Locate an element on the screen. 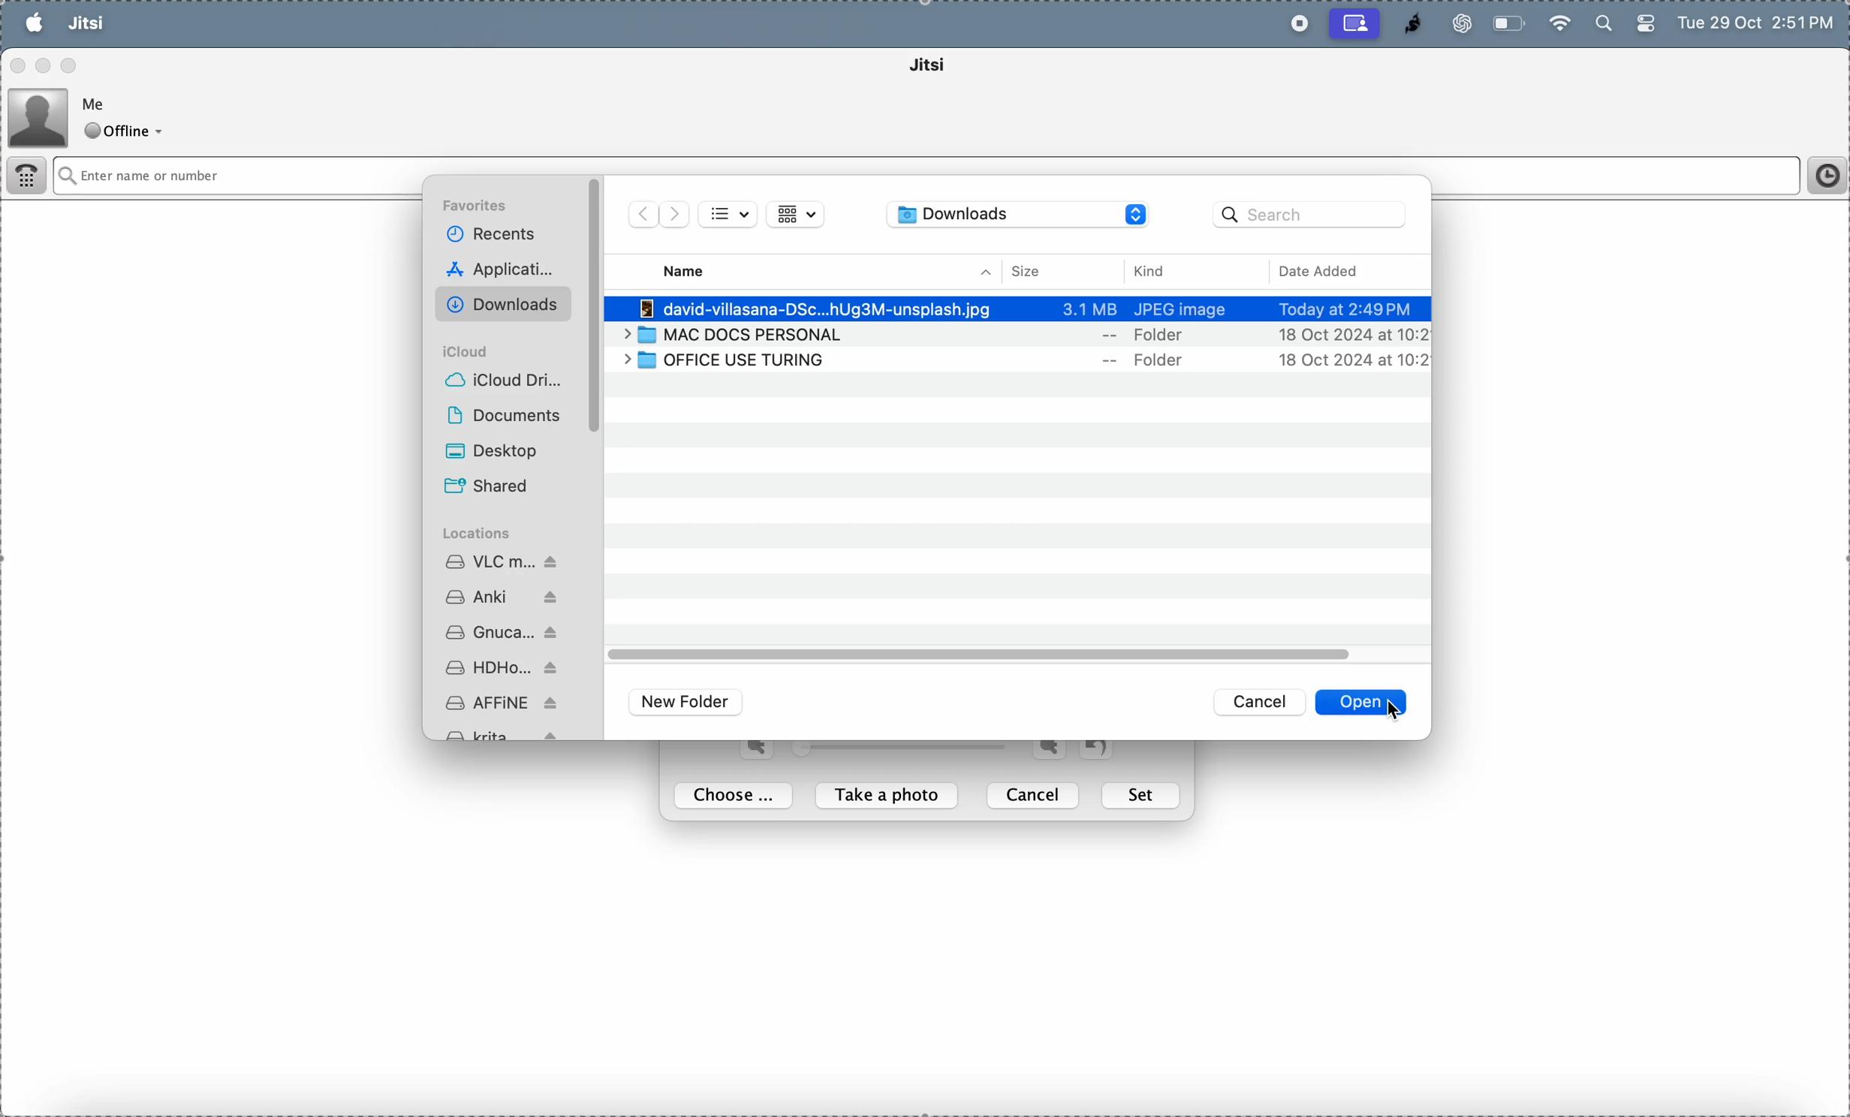  set is located at coordinates (1143, 796).